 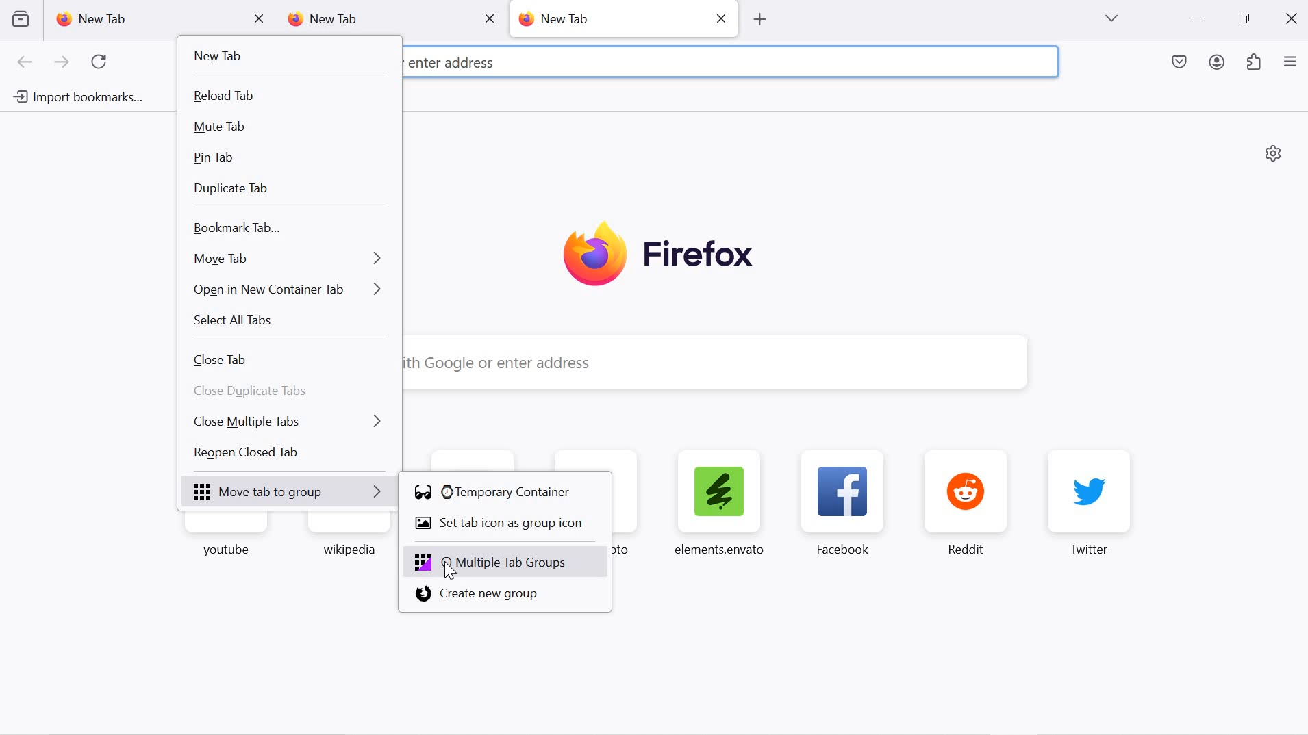 I want to click on import bookmarks, so click(x=75, y=99).